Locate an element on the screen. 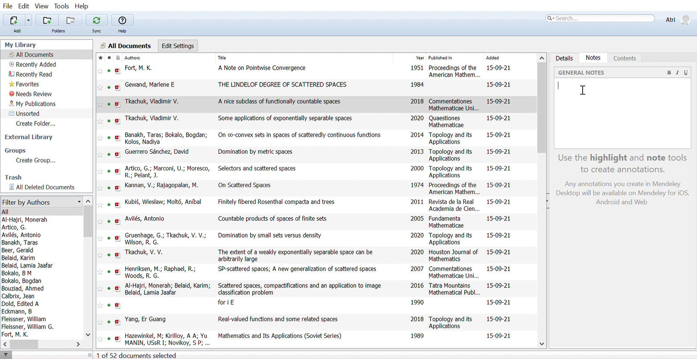 The image size is (697, 359). Topology and its Applications is located at coordinates (451, 239).